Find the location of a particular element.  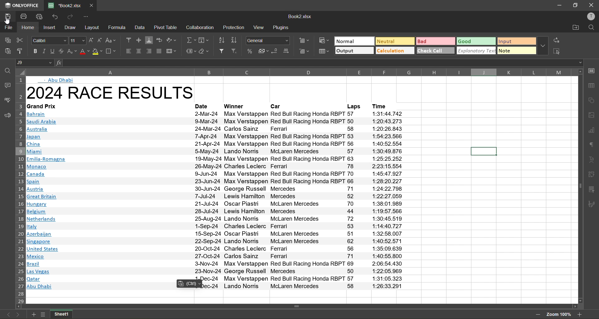

open location is located at coordinates (573, 27).